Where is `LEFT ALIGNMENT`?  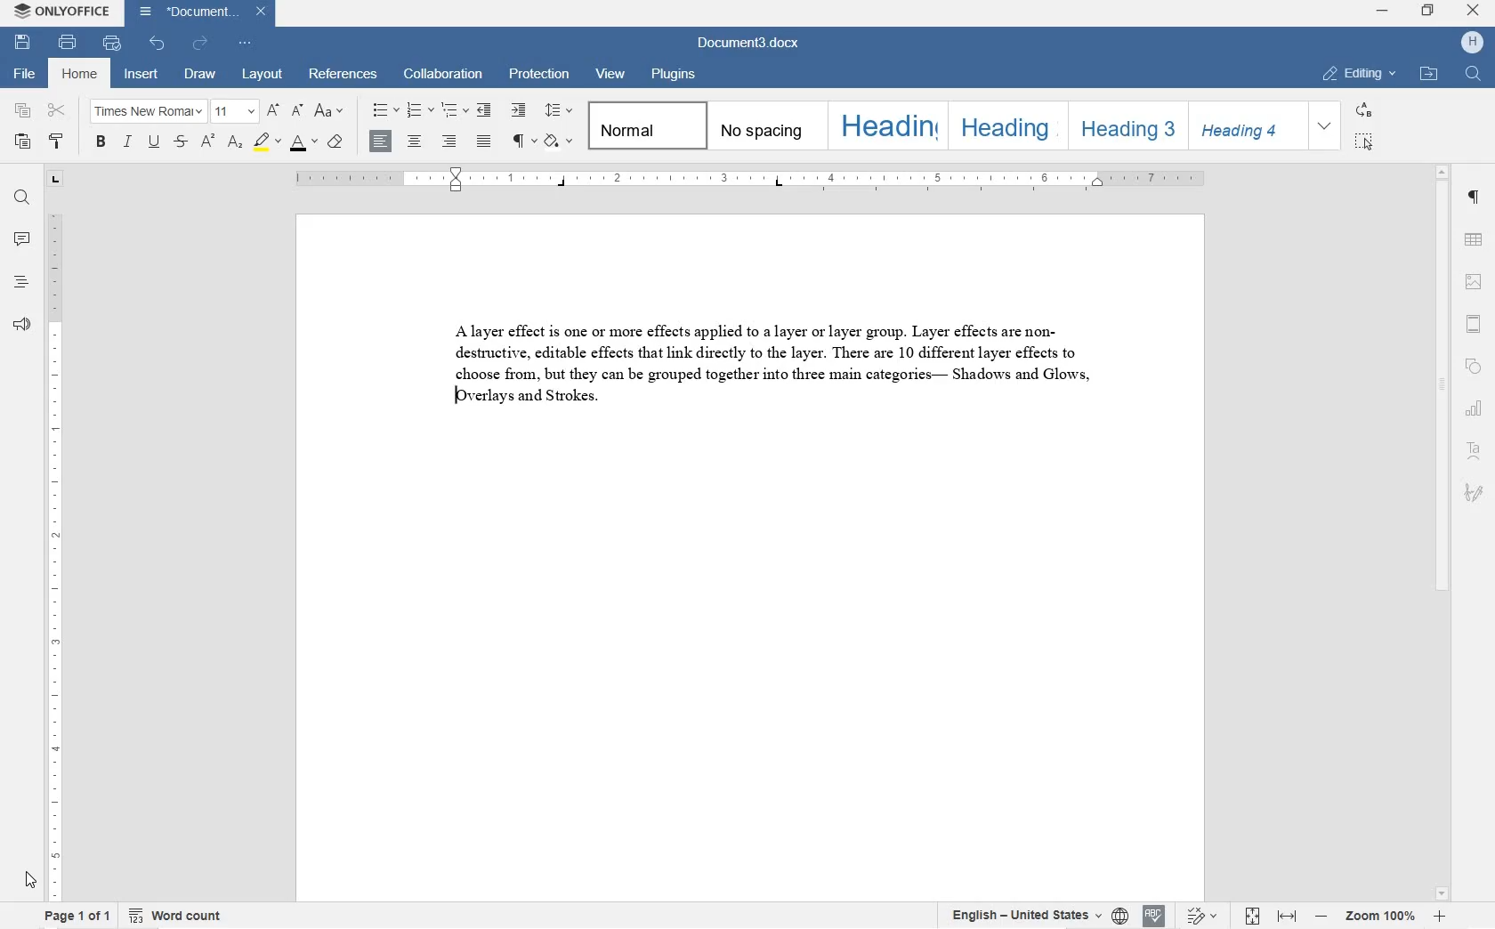
LEFT ALIGNMENT is located at coordinates (383, 141).